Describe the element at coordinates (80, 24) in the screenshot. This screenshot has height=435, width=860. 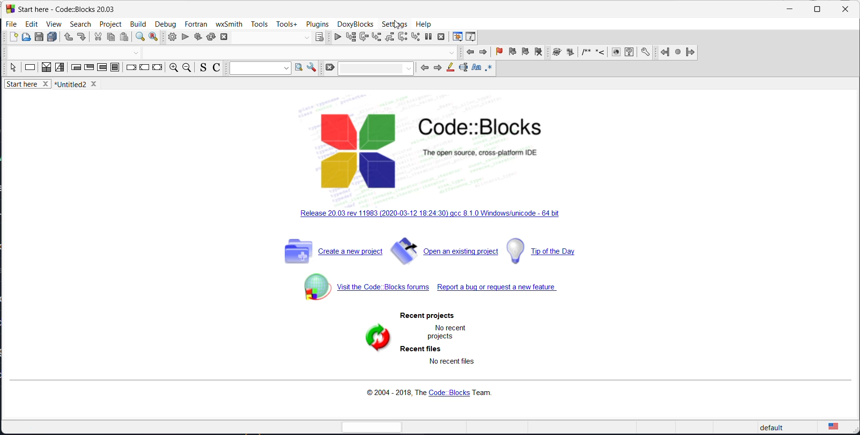
I see `search` at that location.